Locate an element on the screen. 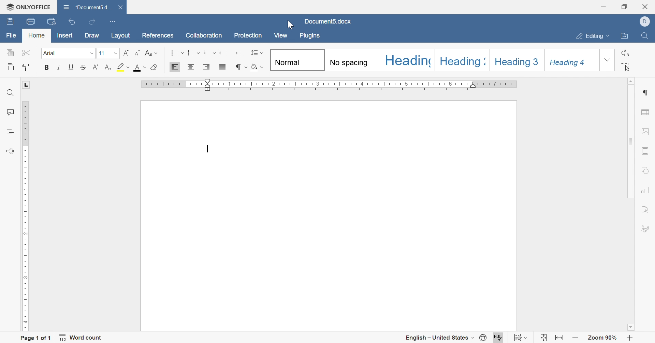 This screenshot has width=655, height=343. font is located at coordinates (51, 53).